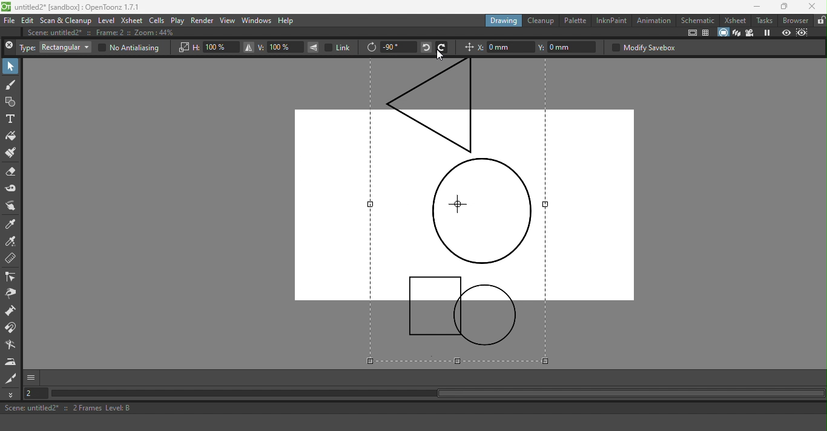 The height and width of the screenshot is (431, 827). Describe the element at coordinates (643, 47) in the screenshot. I see `Modify savebox` at that location.